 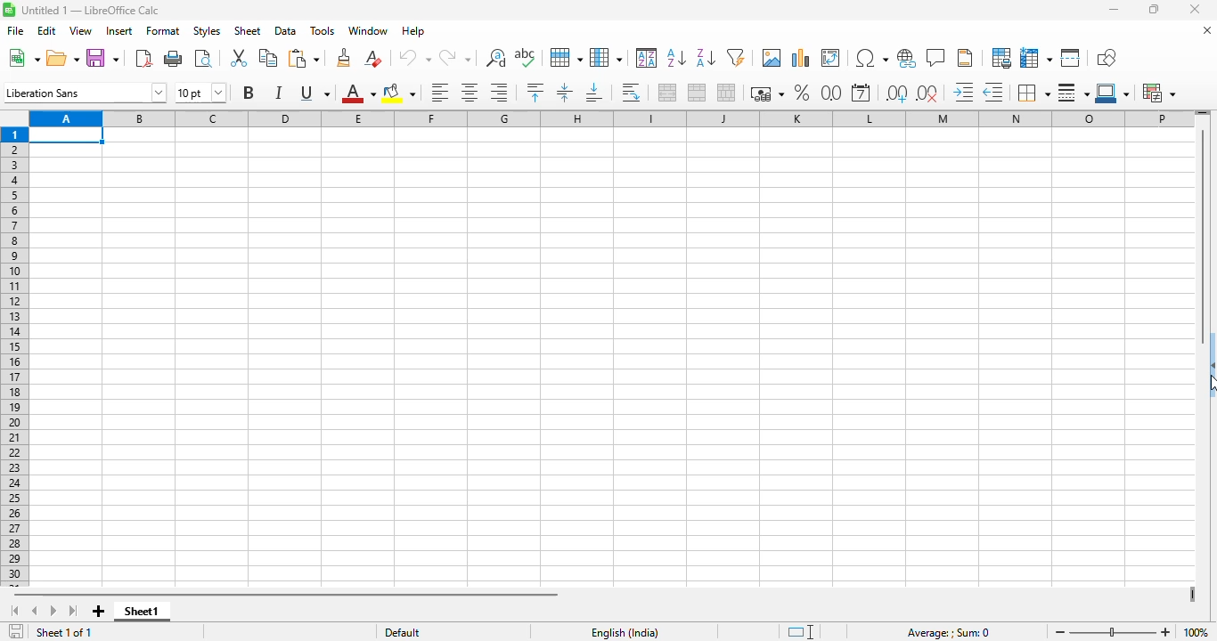 I want to click on center vertically, so click(x=565, y=93).